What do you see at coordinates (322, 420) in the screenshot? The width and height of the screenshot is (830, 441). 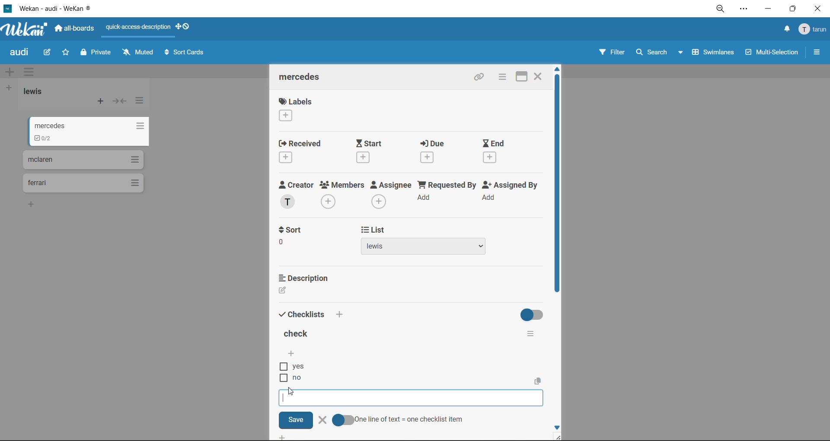 I see `delete` at bounding box center [322, 420].